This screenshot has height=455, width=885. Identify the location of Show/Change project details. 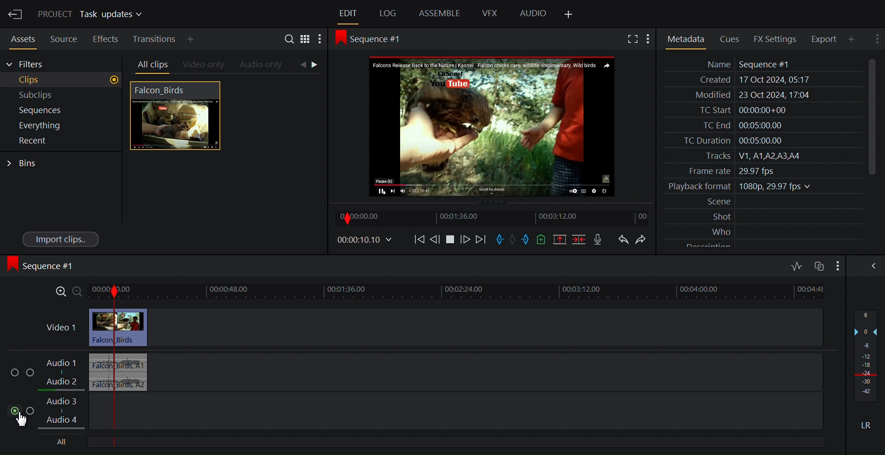
(92, 15).